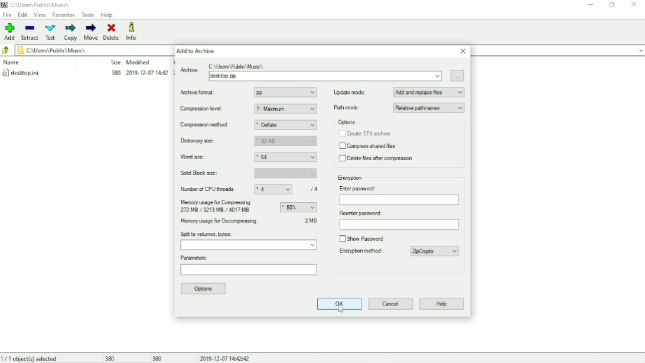 This screenshot has width=645, height=363. What do you see at coordinates (51, 33) in the screenshot?
I see `Test` at bounding box center [51, 33].